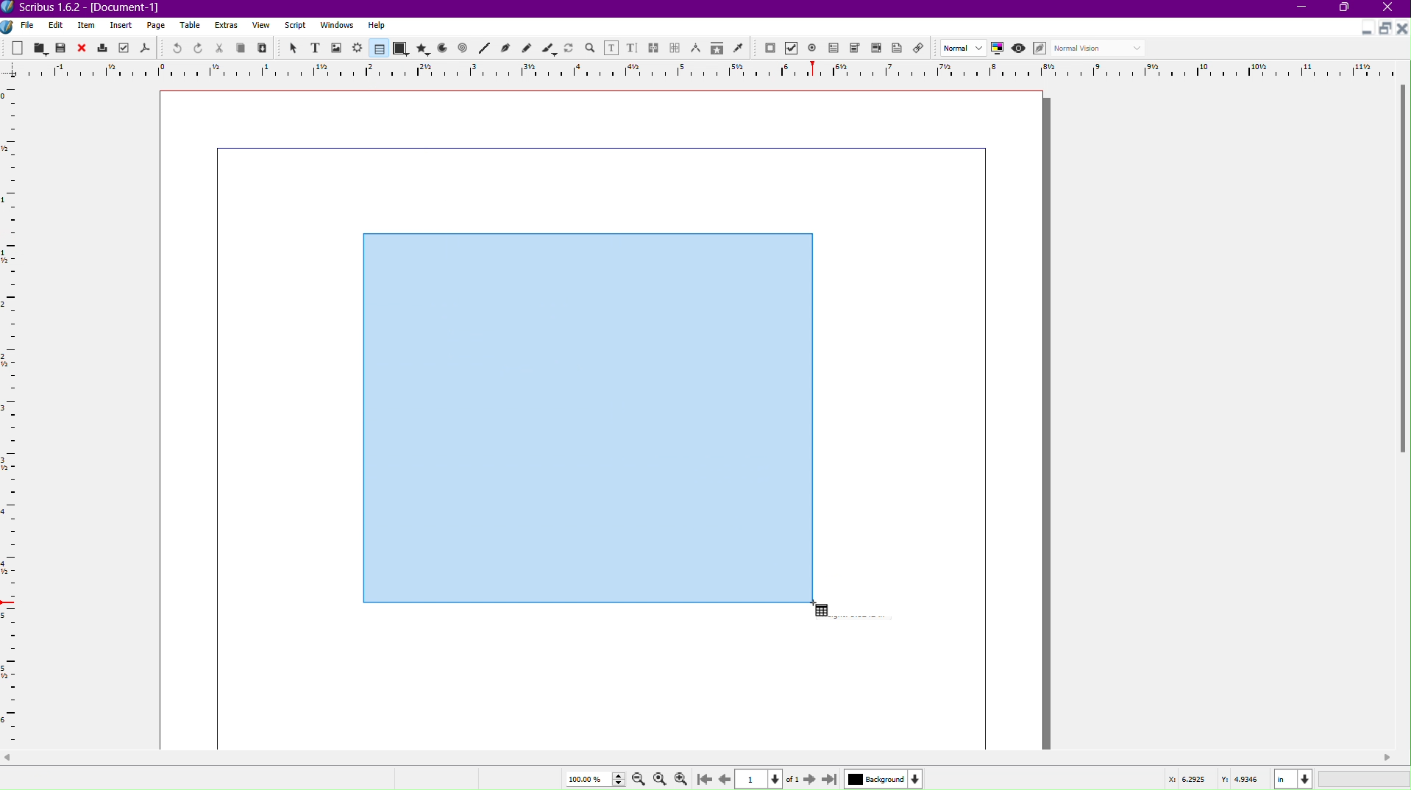  What do you see at coordinates (612, 47) in the screenshot?
I see `Edit Contents of Frame` at bounding box center [612, 47].